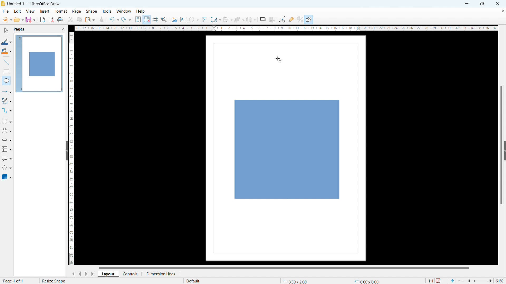 This screenshot has height=284, width=506. Describe the element at coordinates (160, 274) in the screenshot. I see `dimension lines` at that location.